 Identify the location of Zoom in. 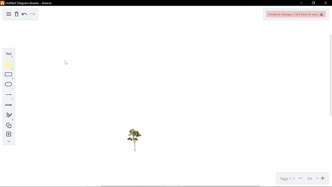
(325, 179).